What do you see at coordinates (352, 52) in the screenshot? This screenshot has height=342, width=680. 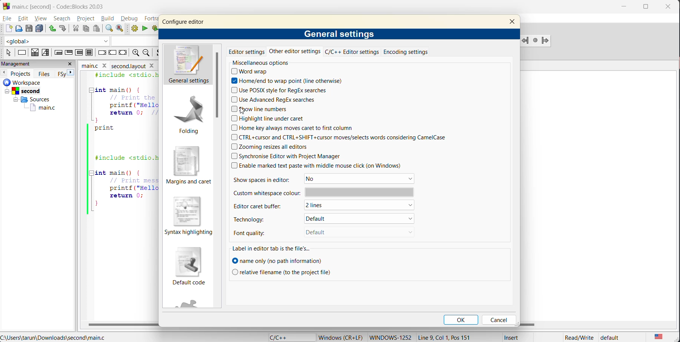 I see `c/c++ editor settings` at bounding box center [352, 52].